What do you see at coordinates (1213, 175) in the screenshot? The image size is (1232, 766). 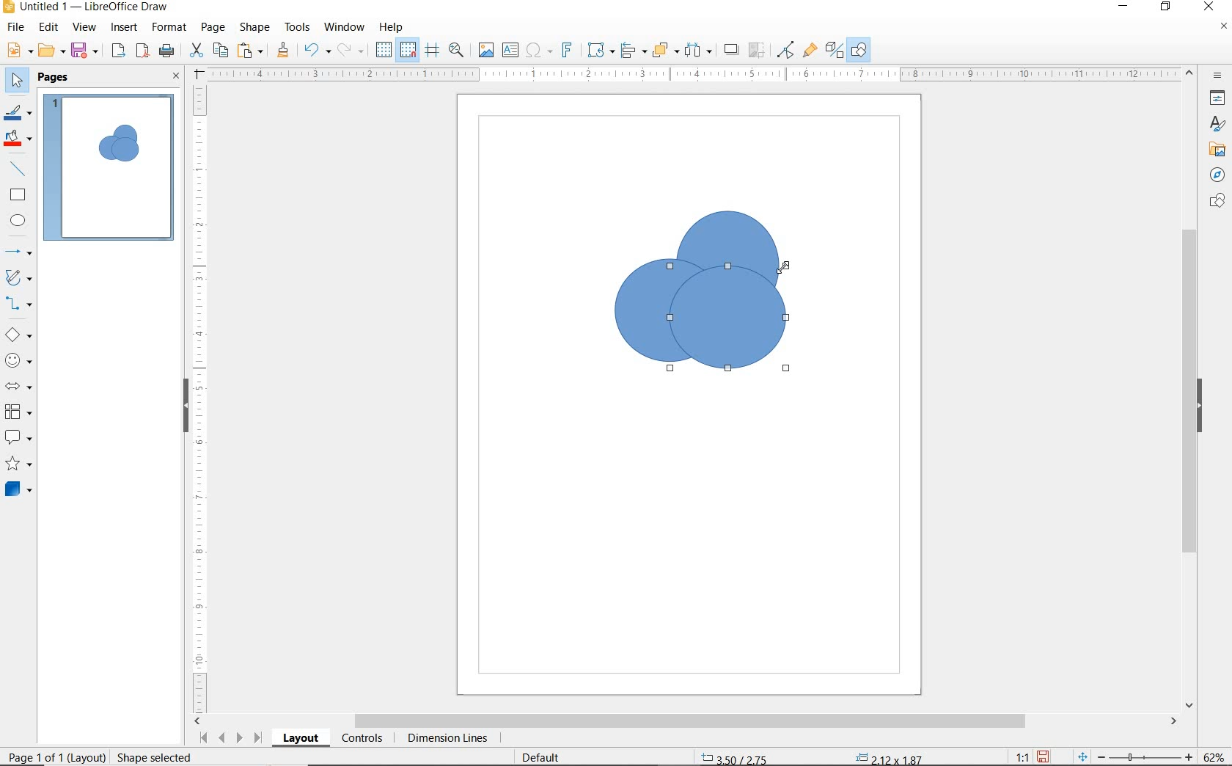 I see `NAVIGATOR` at bounding box center [1213, 175].